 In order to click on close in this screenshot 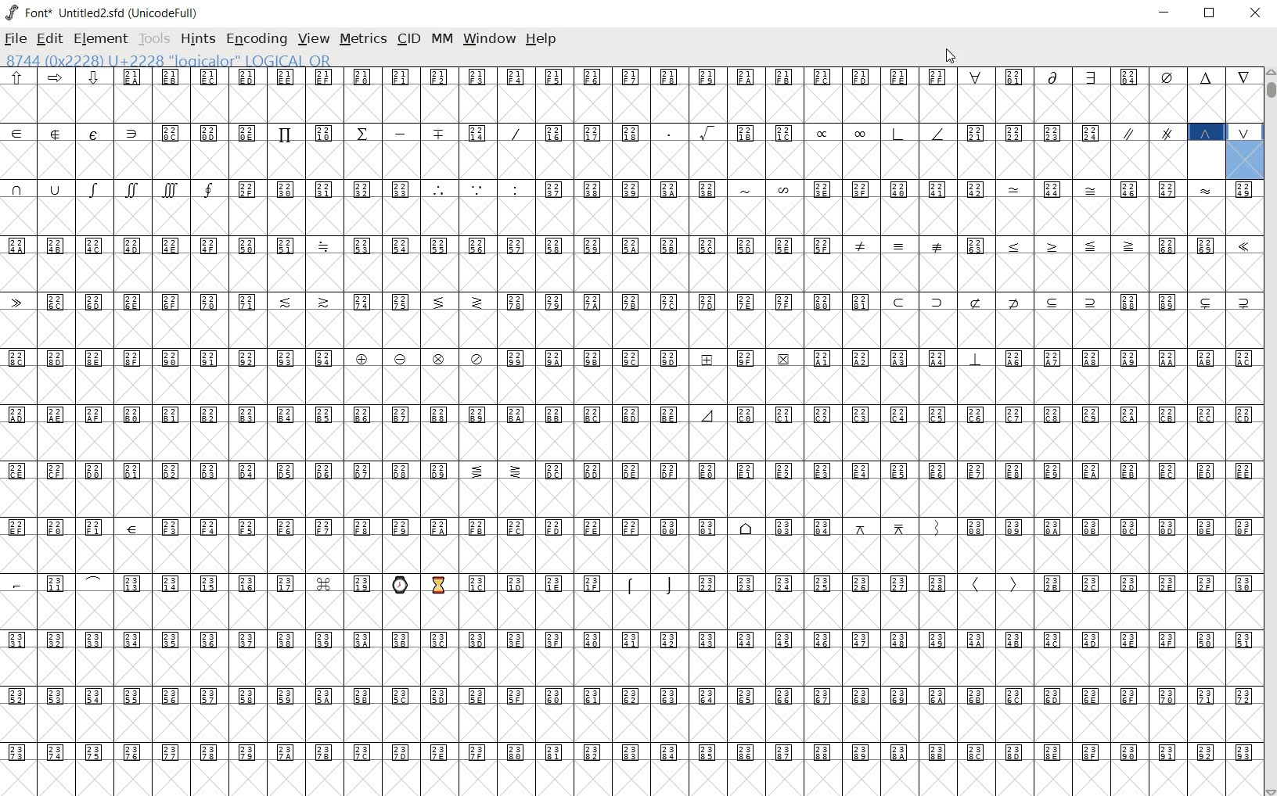, I will do `click(1255, 13)`.